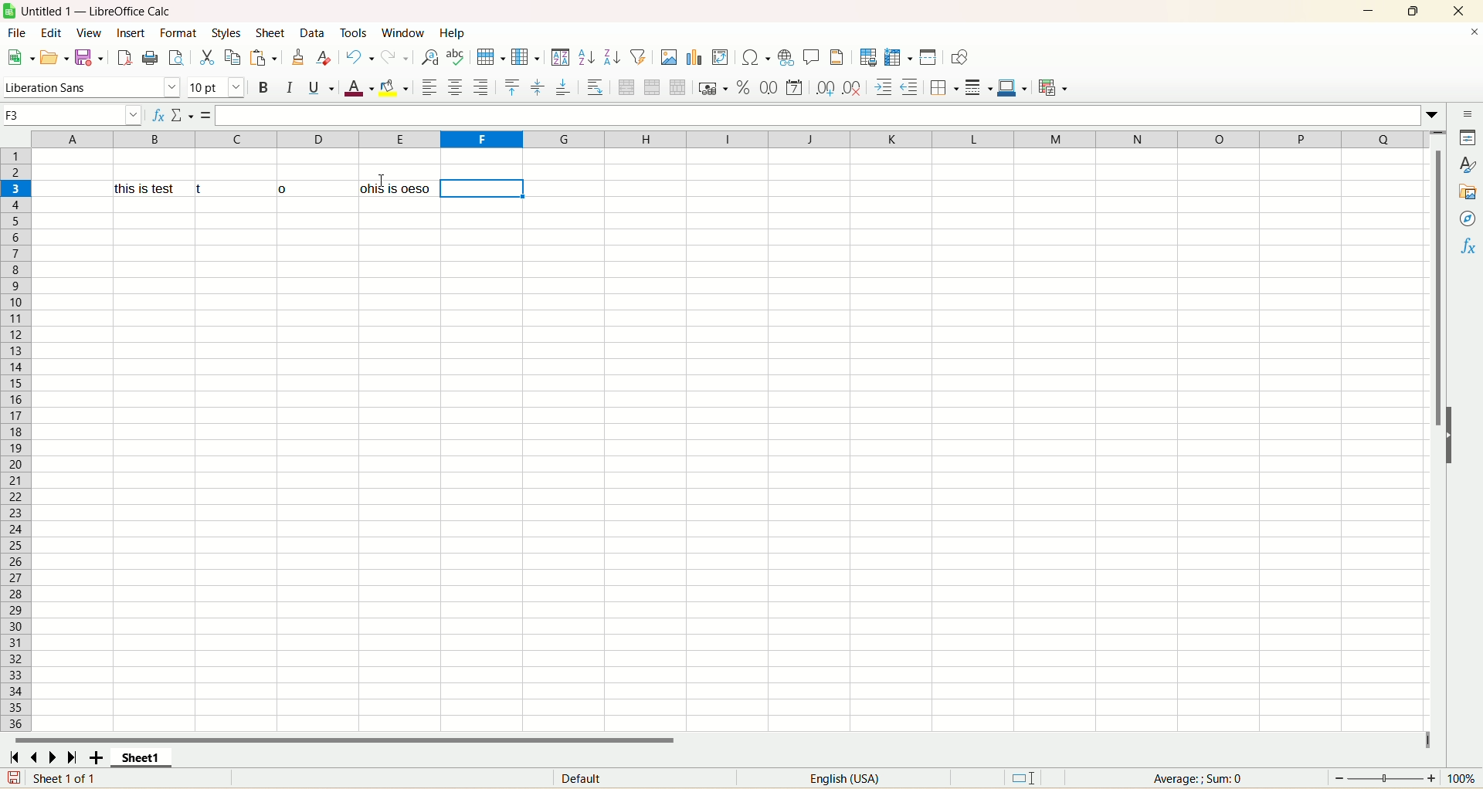  What do you see at coordinates (271, 31) in the screenshot?
I see `sheets` at bounding box center [271, 31].